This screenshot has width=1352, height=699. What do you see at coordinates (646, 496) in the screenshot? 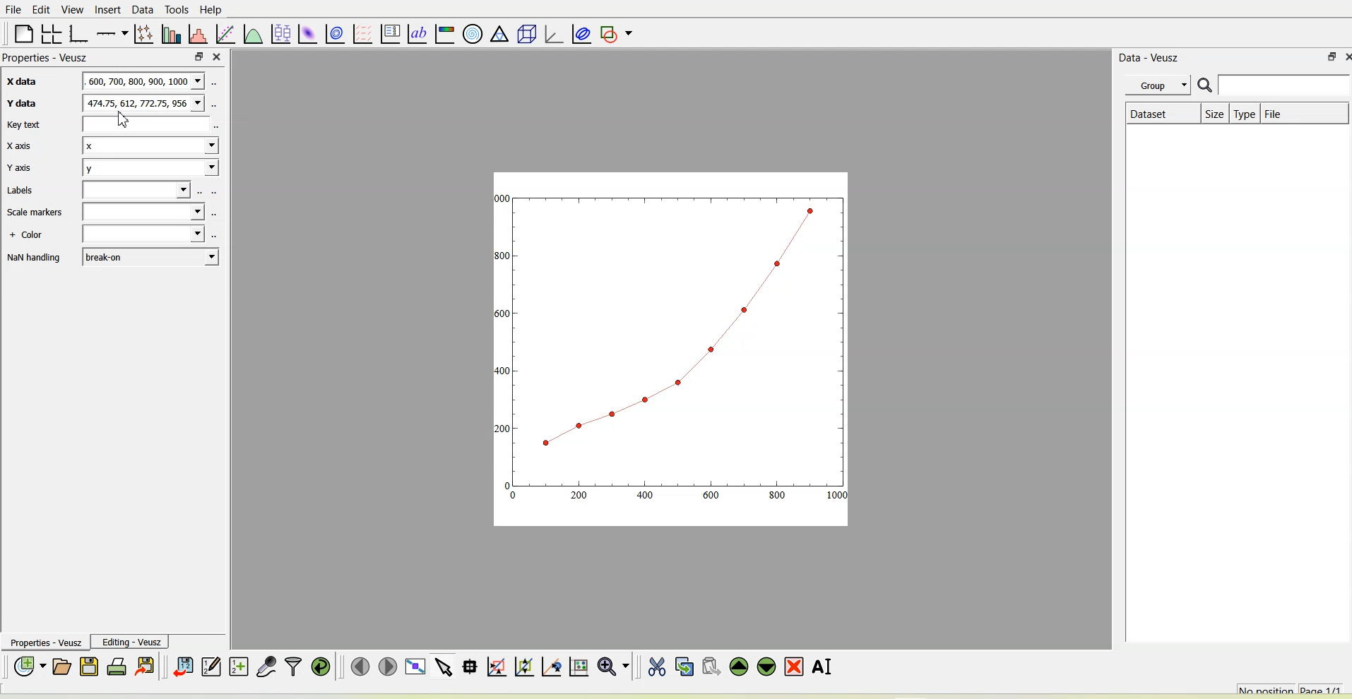
I see `400` at bounding box center [646, 496].